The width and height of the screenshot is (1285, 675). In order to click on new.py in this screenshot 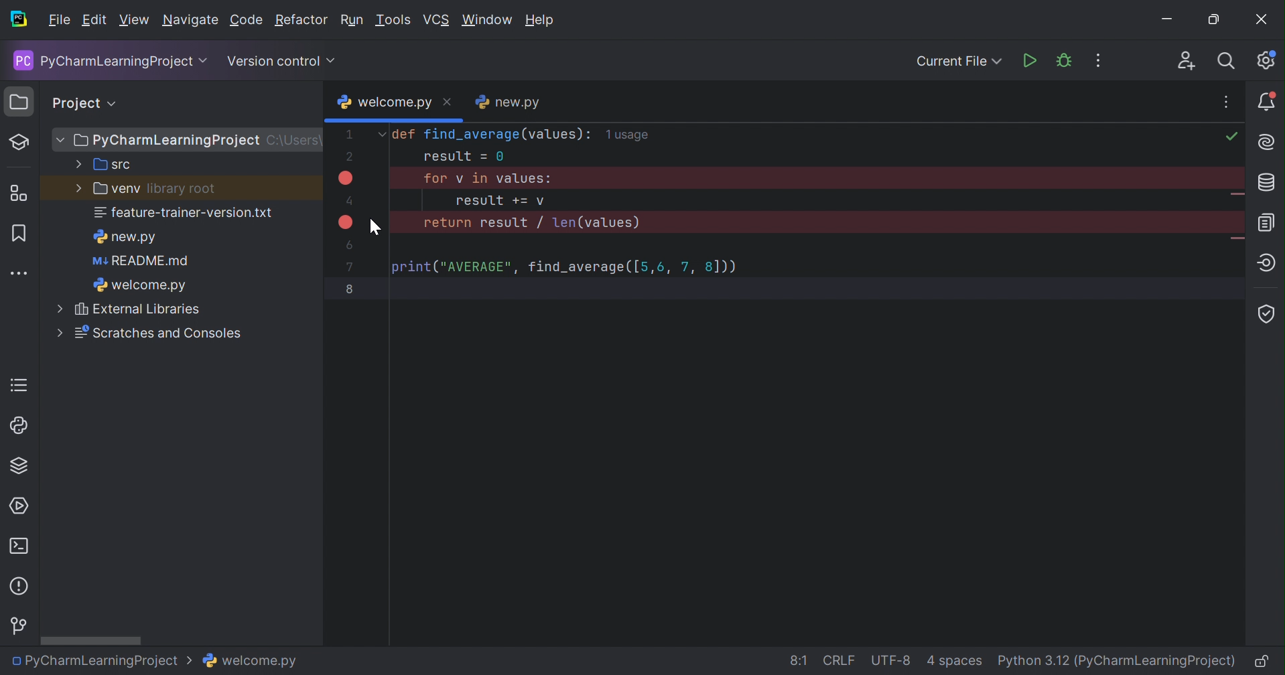, I will do `click(509, 102)`.